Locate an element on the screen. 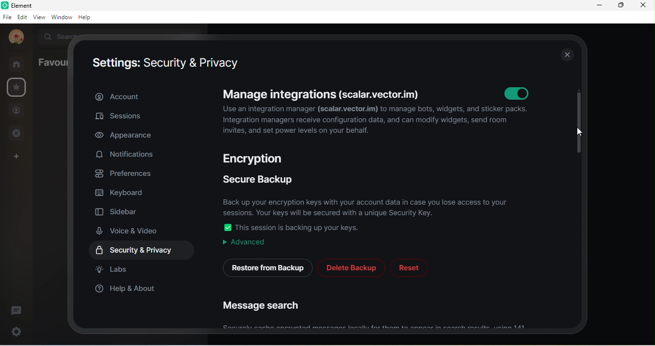 Image resolution: width=655 pixels, height=346 pixels. close is located at coordinates (643, 6).